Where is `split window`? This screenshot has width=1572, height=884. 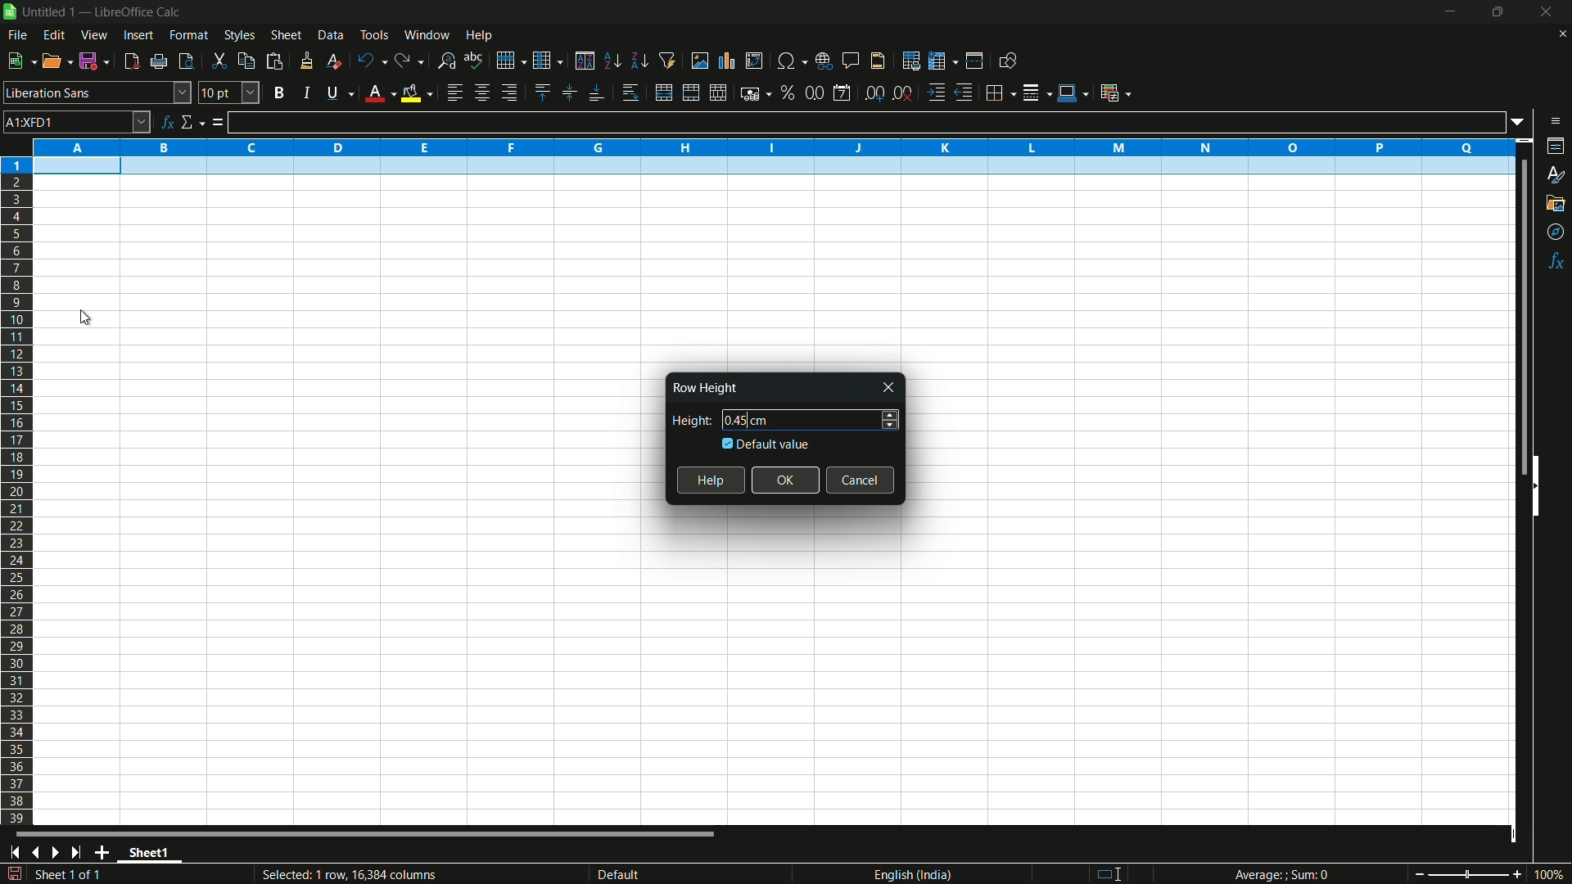 split window is located at coordinates (974, 61).